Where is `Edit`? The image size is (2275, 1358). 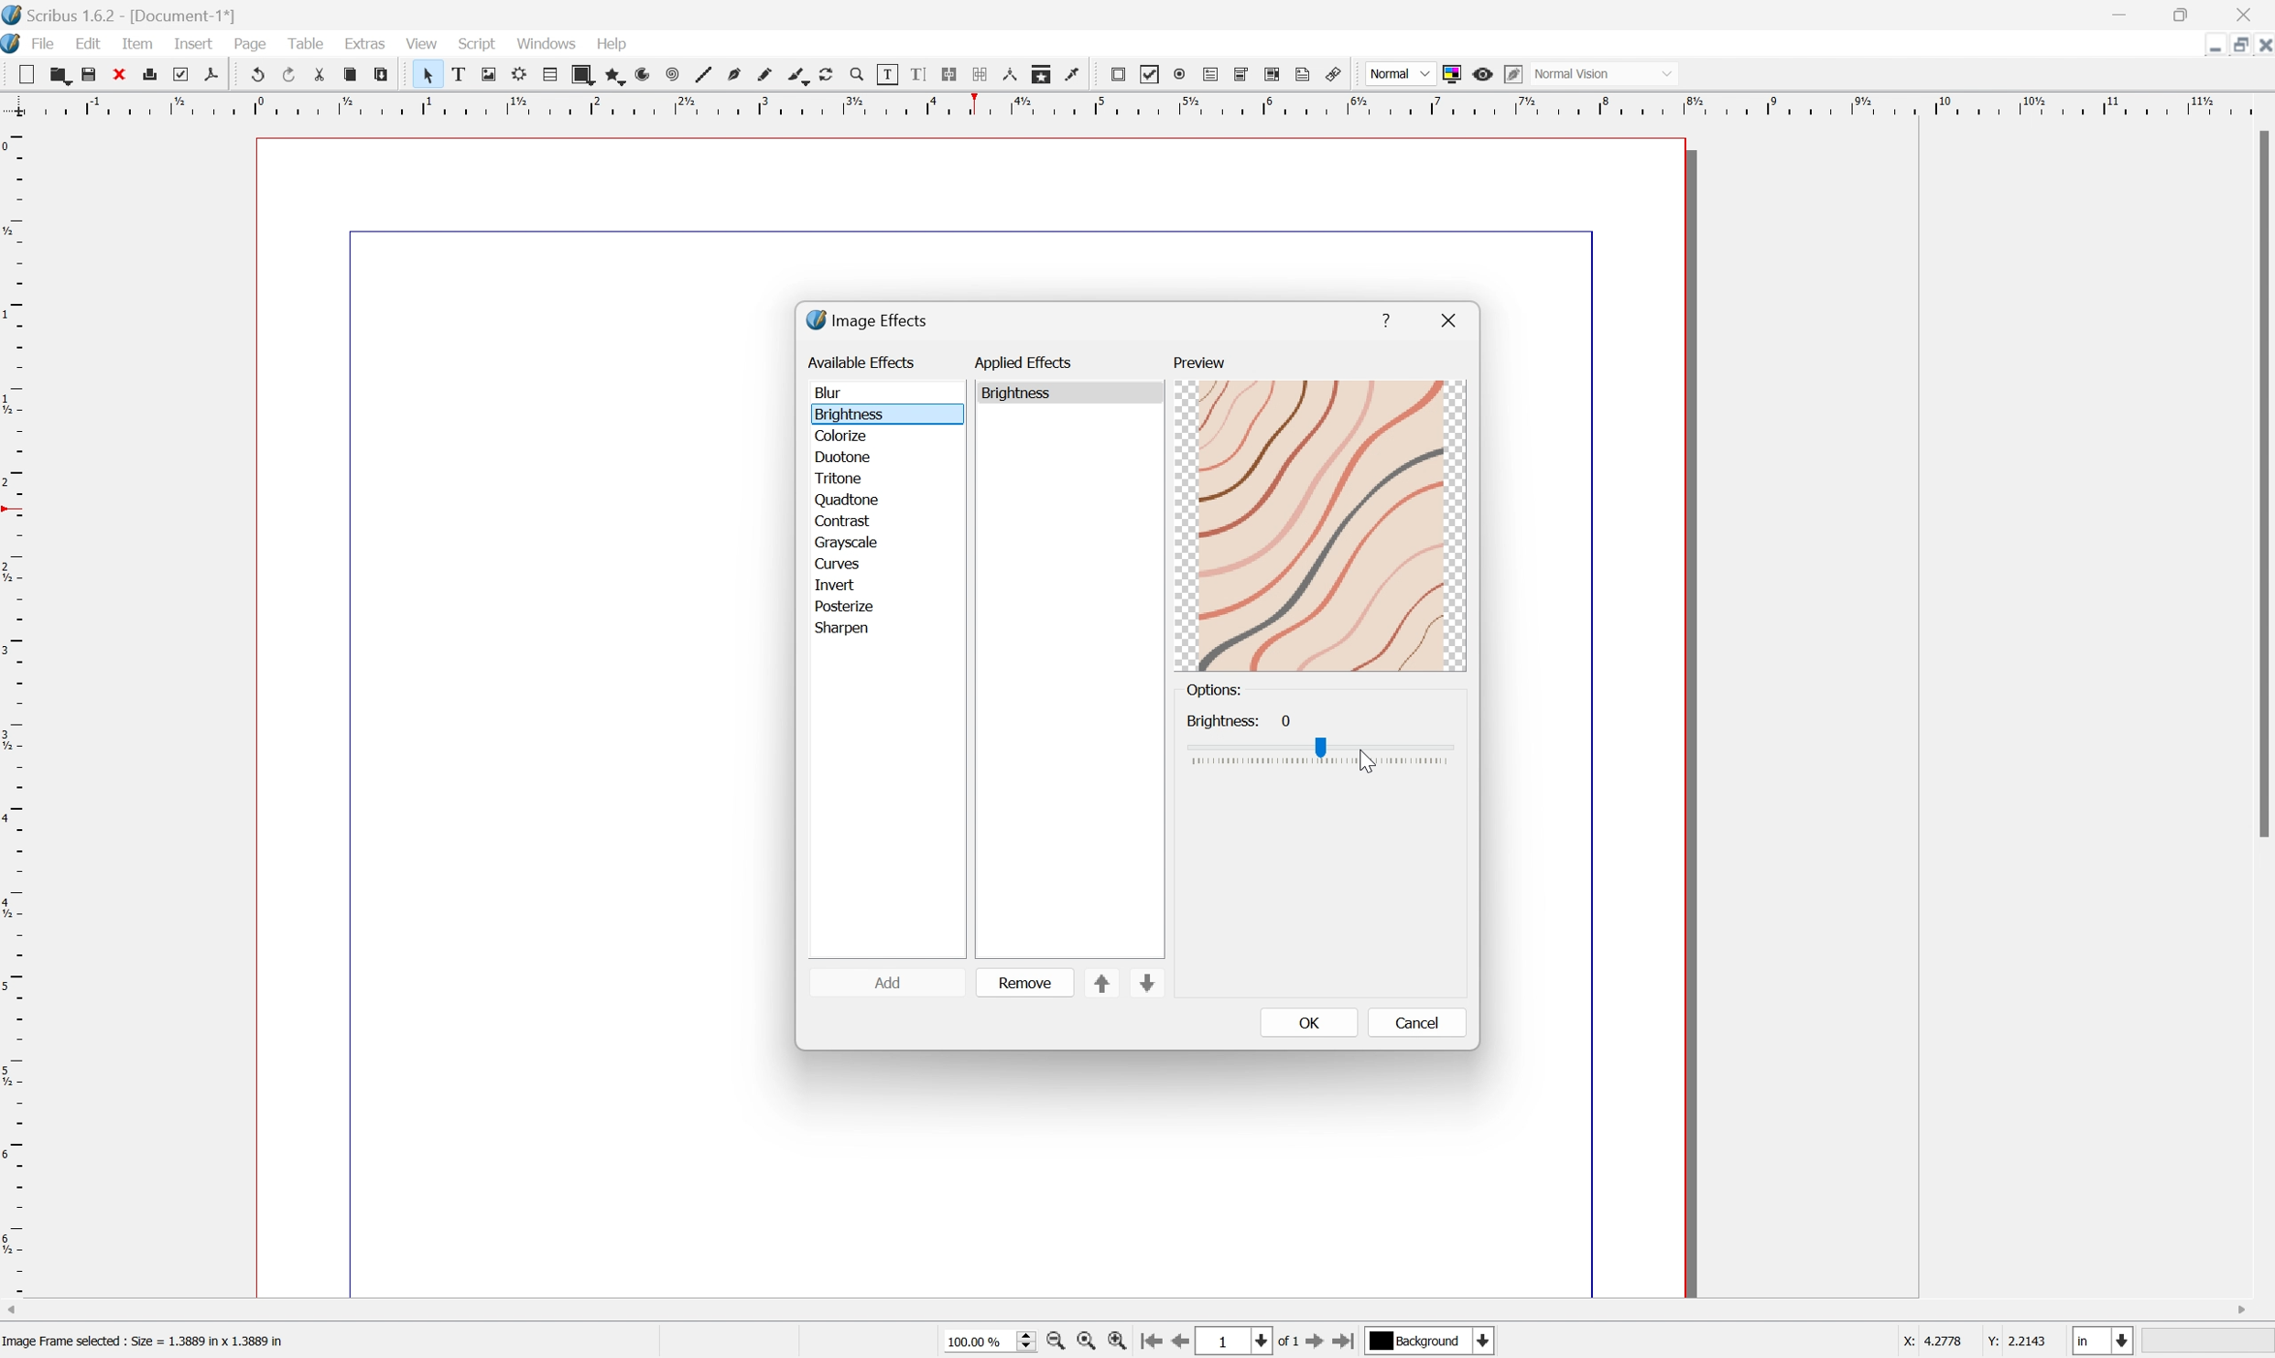
Edit is located at coordinates (86, 43).